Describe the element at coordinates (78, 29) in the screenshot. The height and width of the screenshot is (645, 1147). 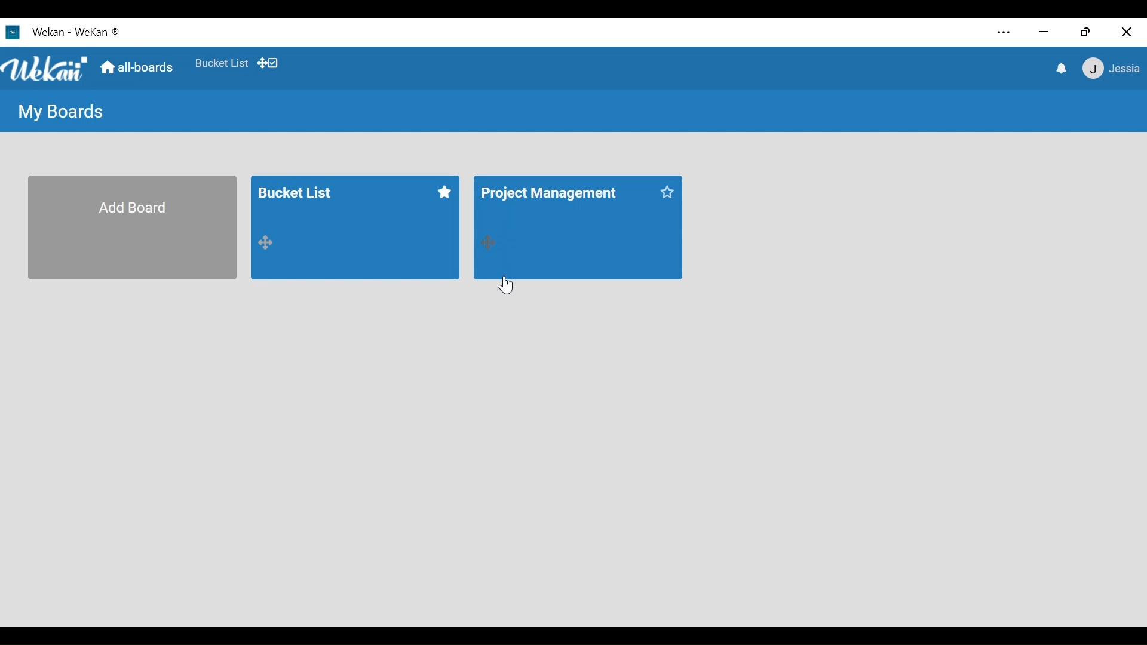
I see `Wekan - WeKan ®` at that location.